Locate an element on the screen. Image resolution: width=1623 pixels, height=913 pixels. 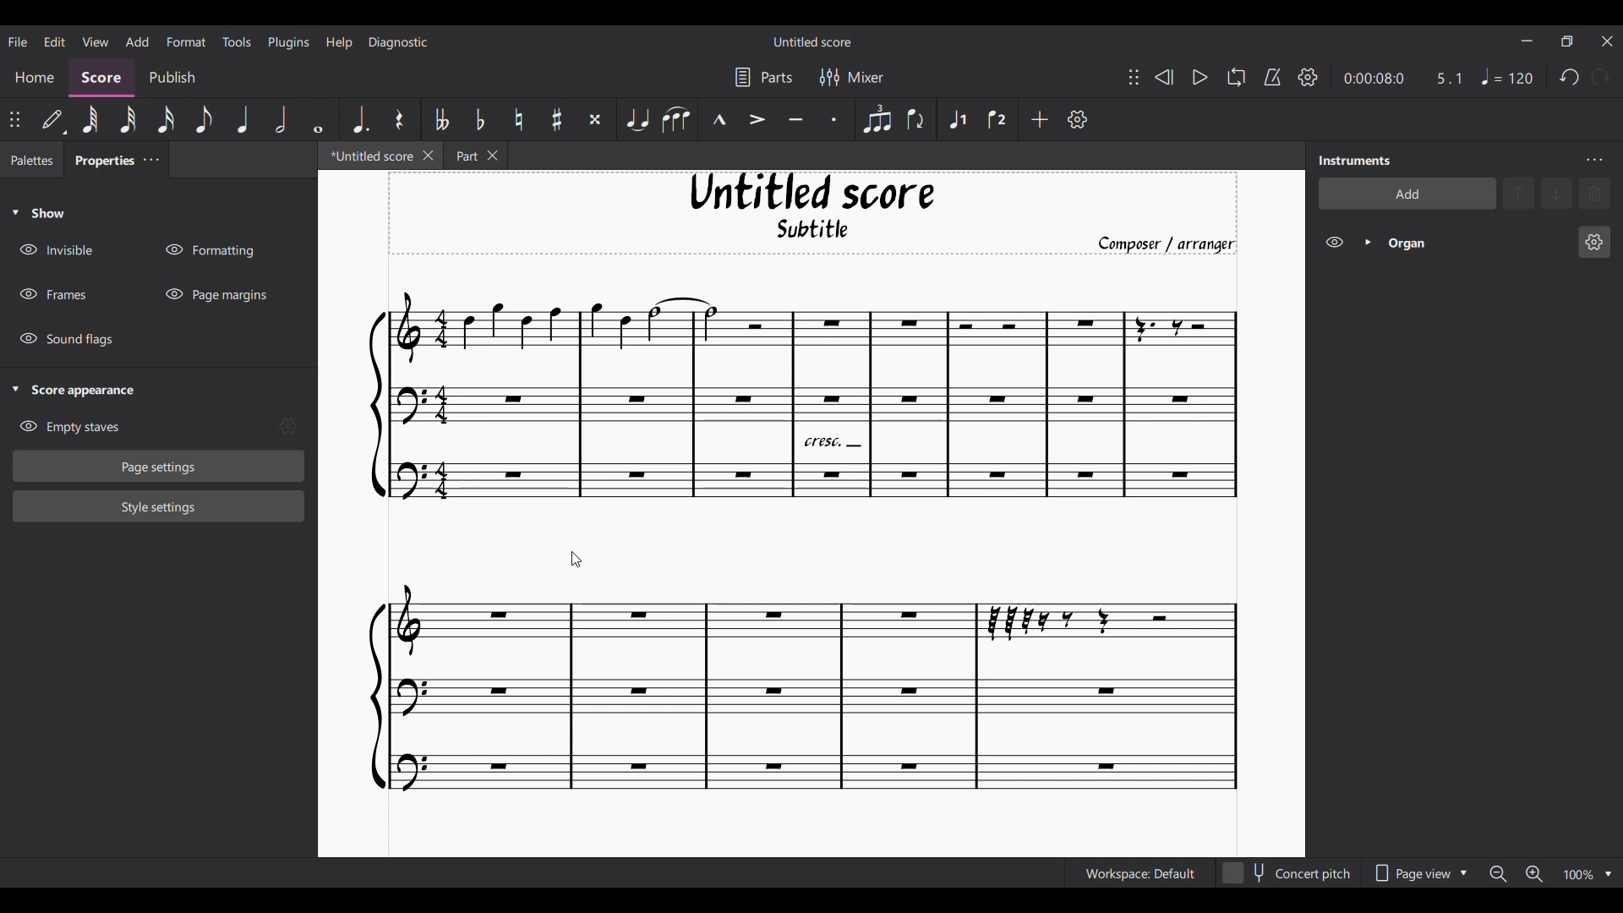
Composer/arranger is located at coordinates (1174, 244).